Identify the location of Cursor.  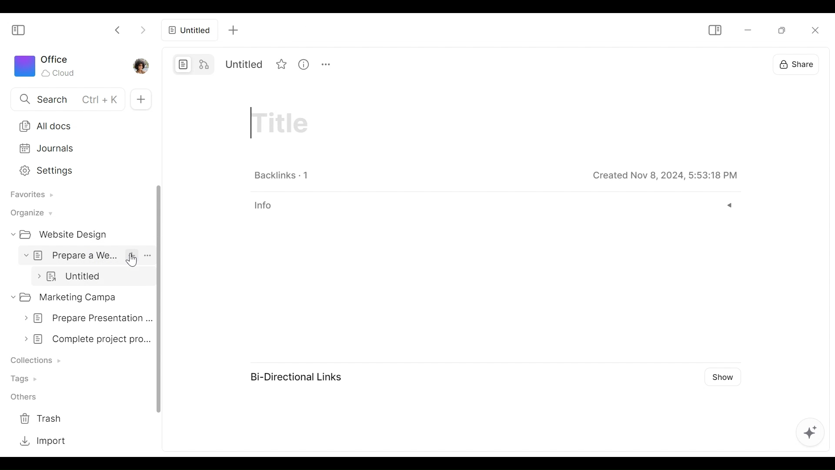
(134, 259).